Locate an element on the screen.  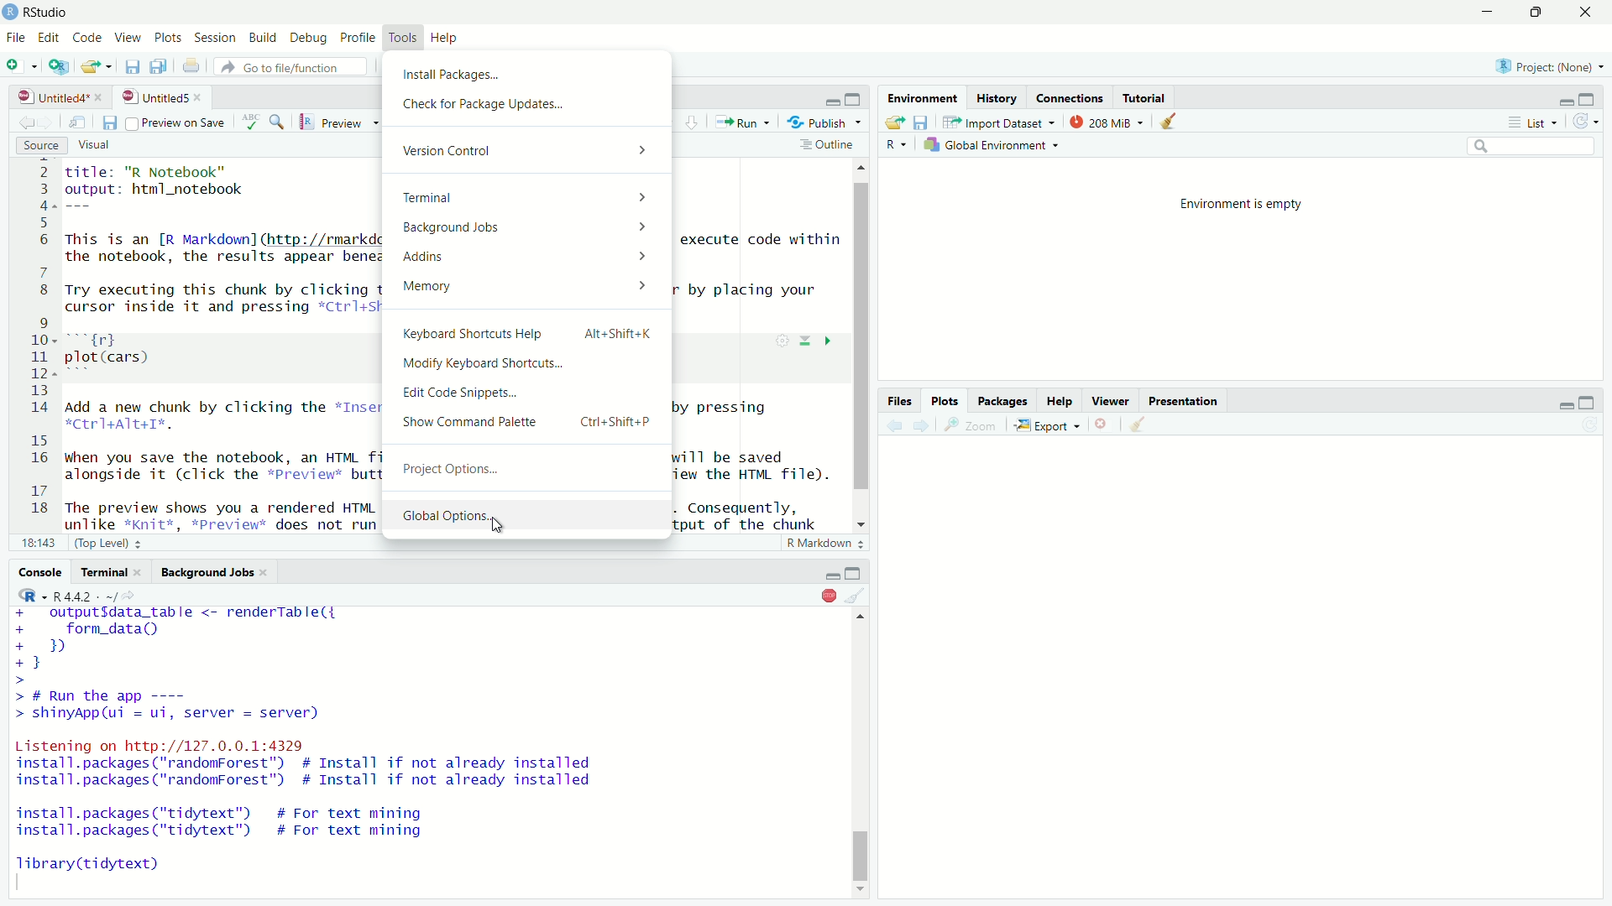
Session is located at coordinates (217, 39).